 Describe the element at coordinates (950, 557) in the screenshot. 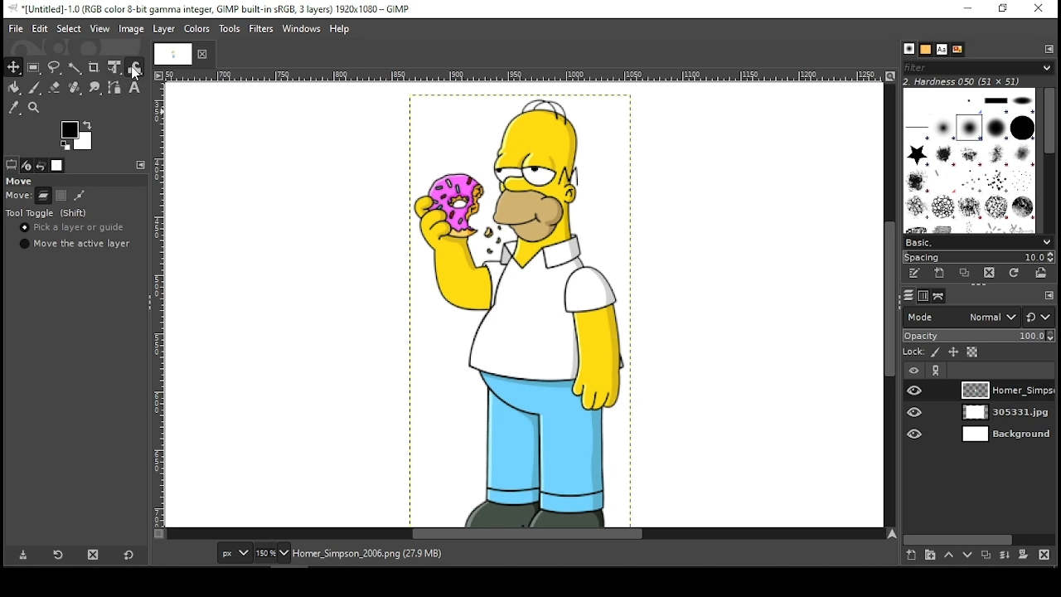

I see `move layer one step up` at that location.